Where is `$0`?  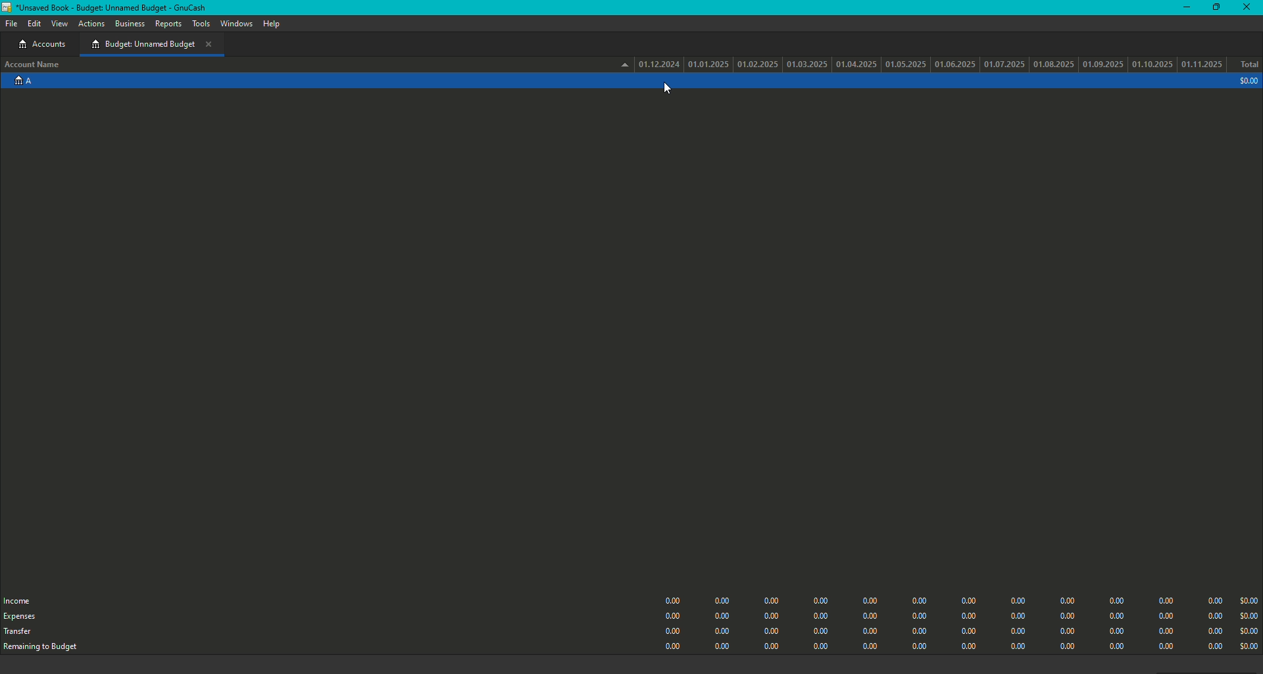 $0 is located at coordinates (957, 620).